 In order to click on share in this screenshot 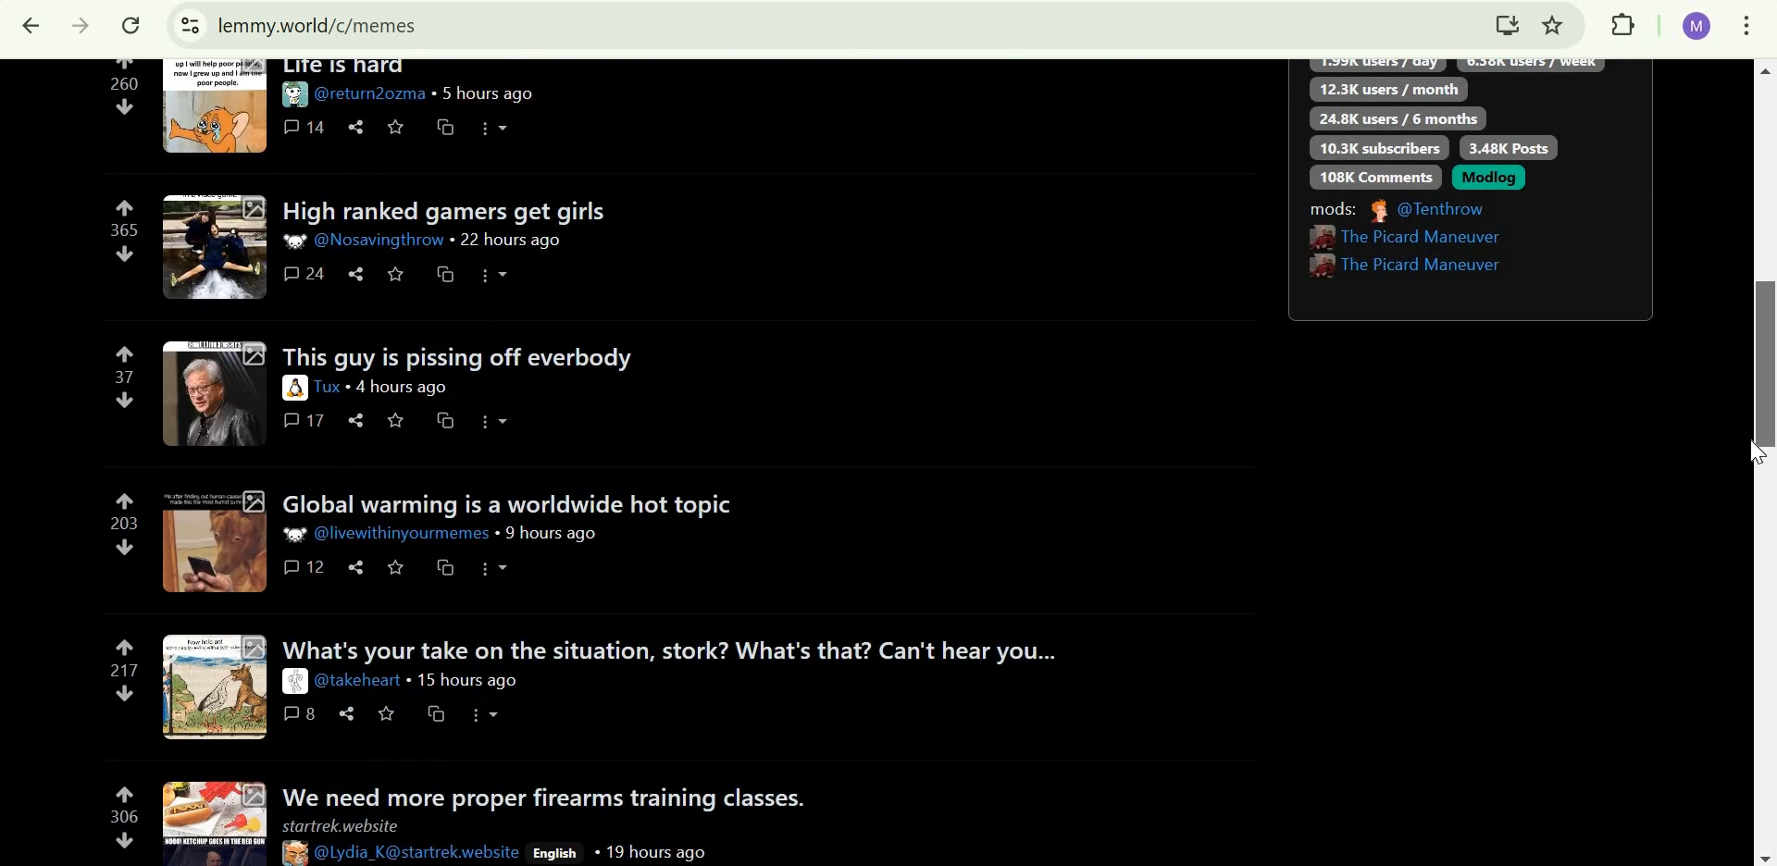, I will do `click(359, 126)`.